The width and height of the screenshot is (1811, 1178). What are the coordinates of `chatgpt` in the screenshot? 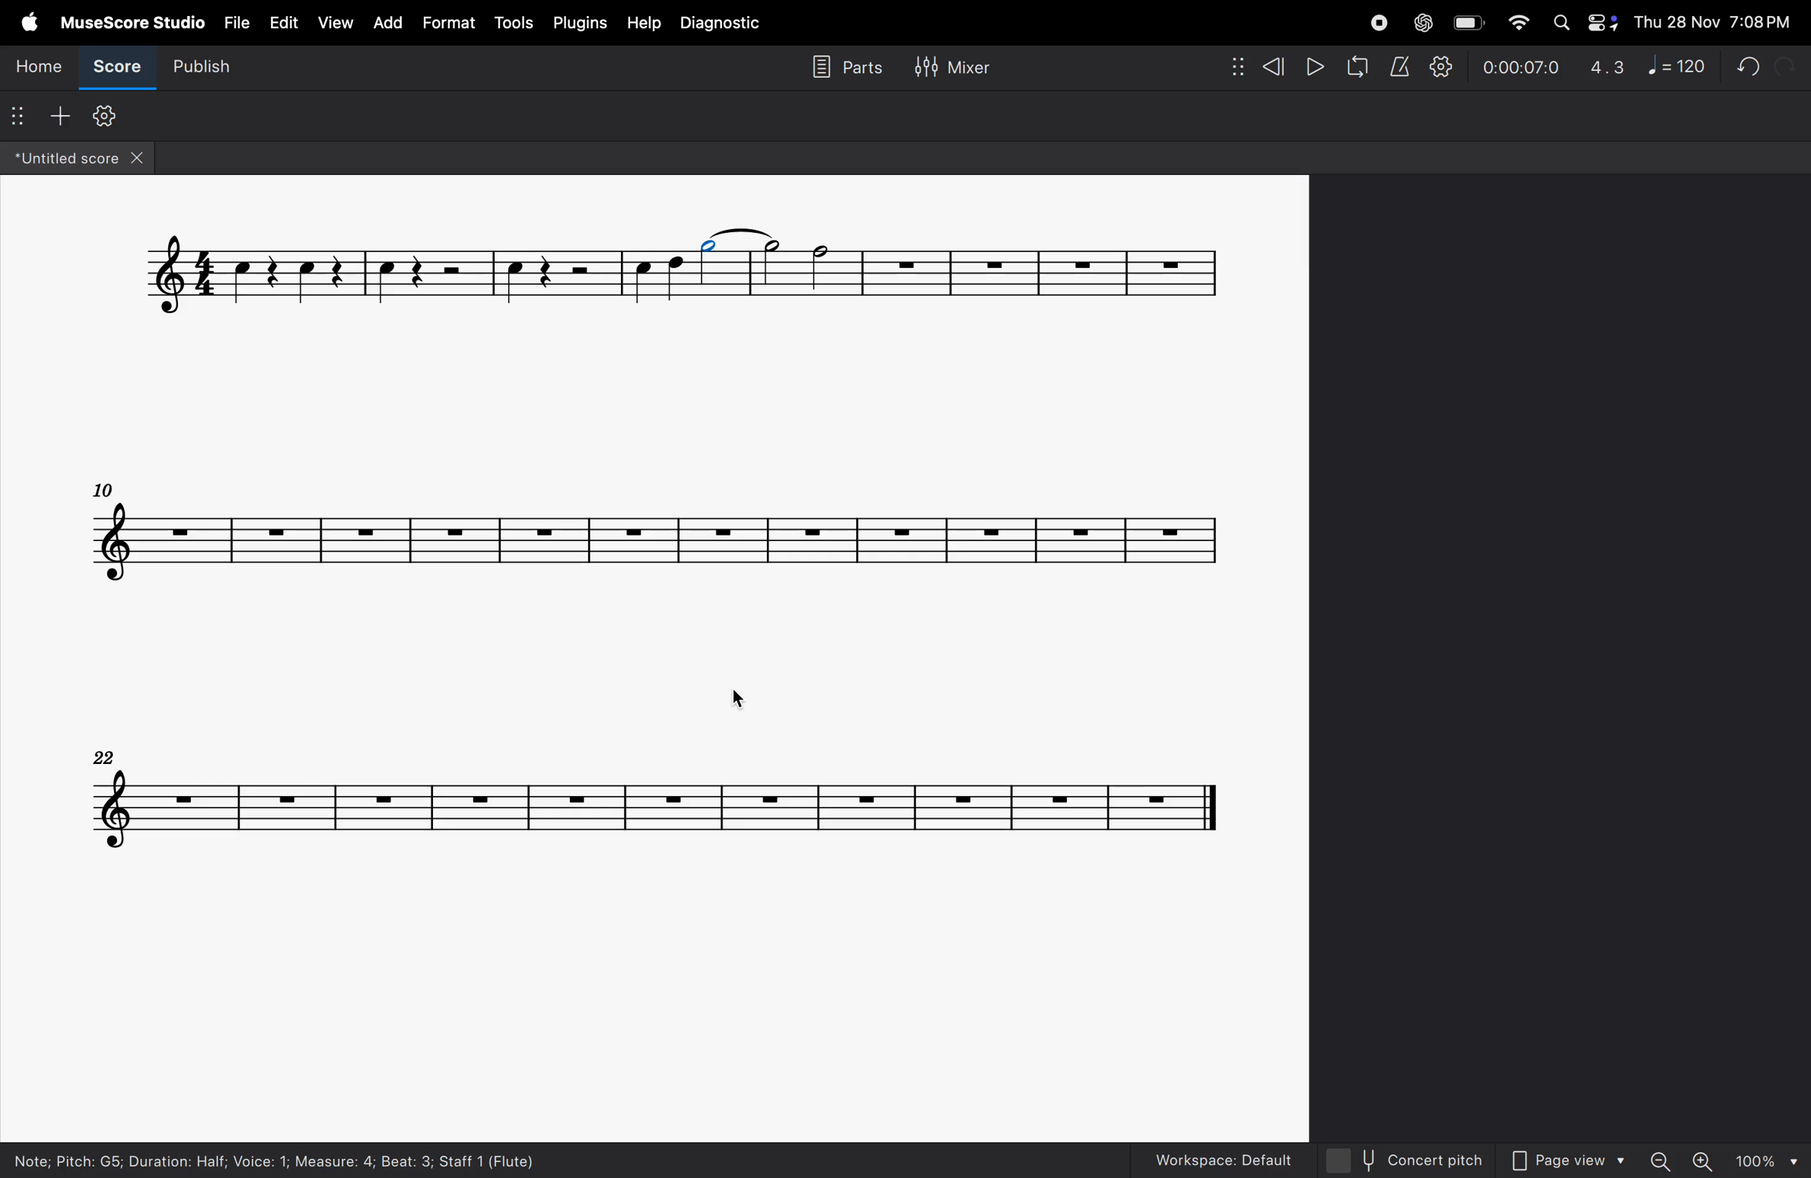 It's located at (1427, 22).